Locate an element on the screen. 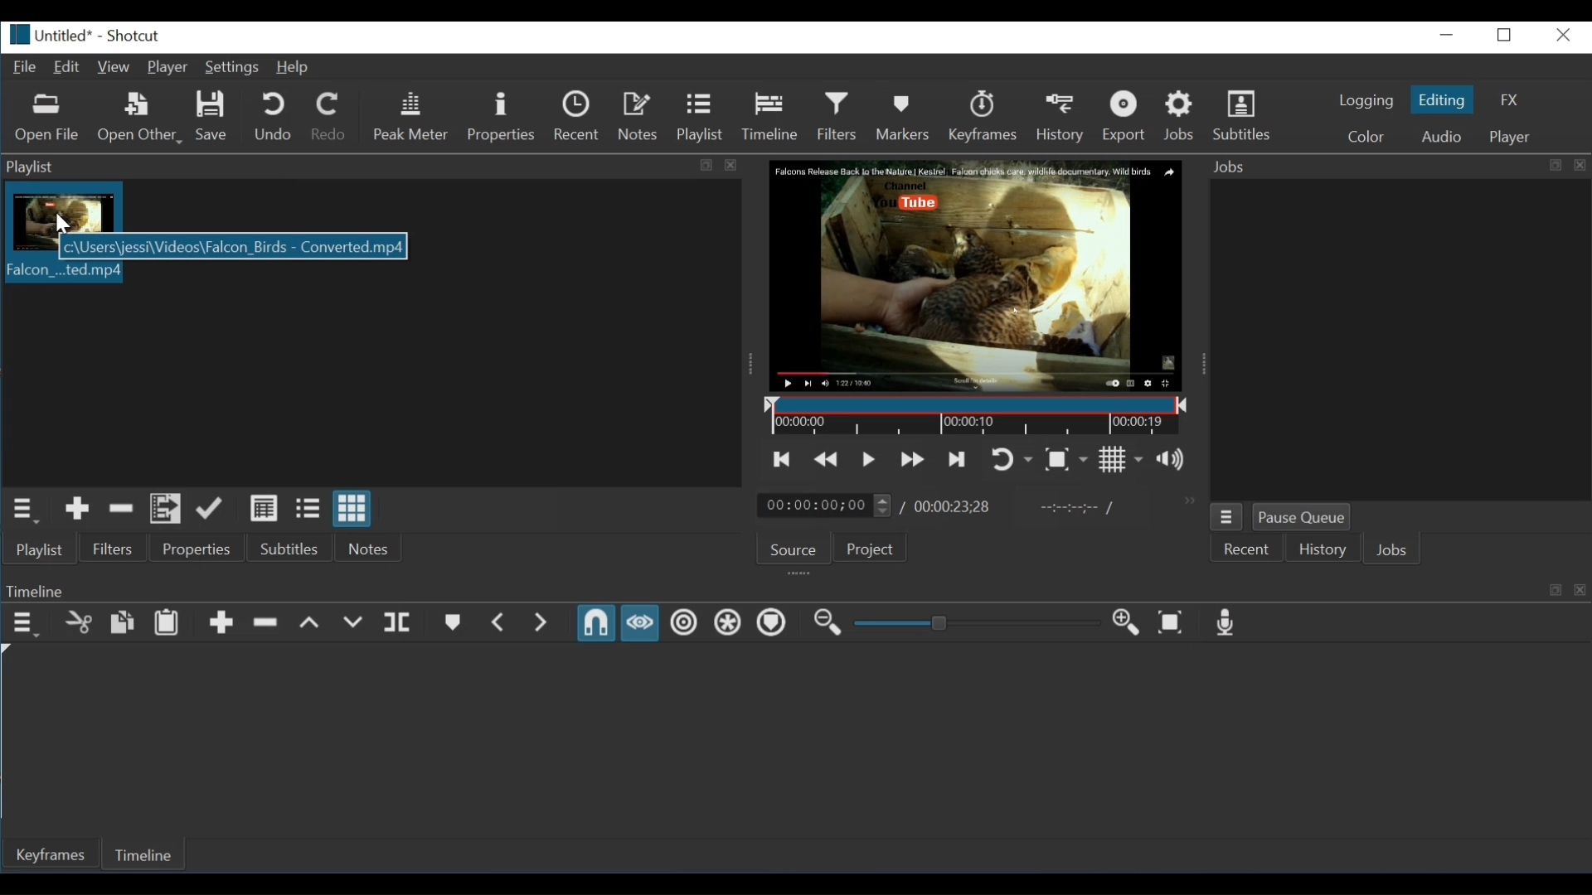 The width and height of the screenshot is (1592, 895). Shotcut is located at coordinates (133, 36).